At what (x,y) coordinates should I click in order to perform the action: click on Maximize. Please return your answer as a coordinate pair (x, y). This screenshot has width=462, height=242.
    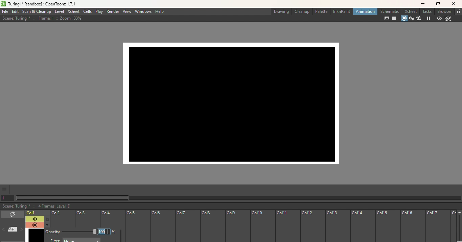
    Looking at the image, I should click on (439, 3).